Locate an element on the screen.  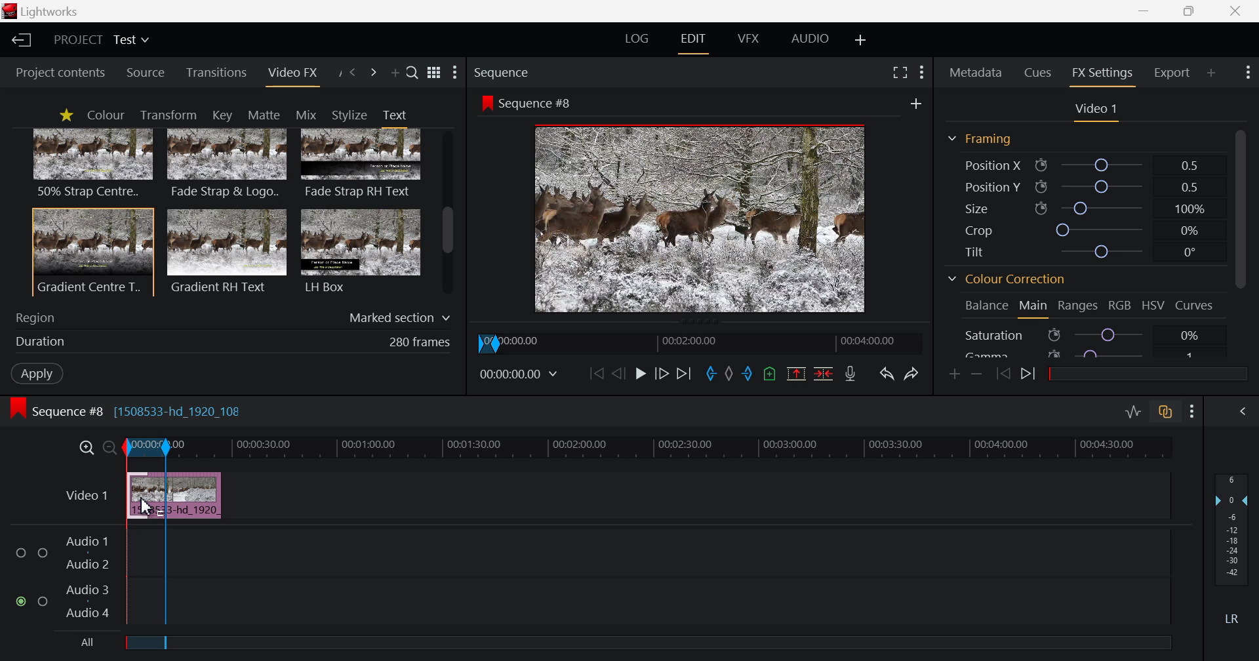
Mark Out is located at coordinates (748, 375).